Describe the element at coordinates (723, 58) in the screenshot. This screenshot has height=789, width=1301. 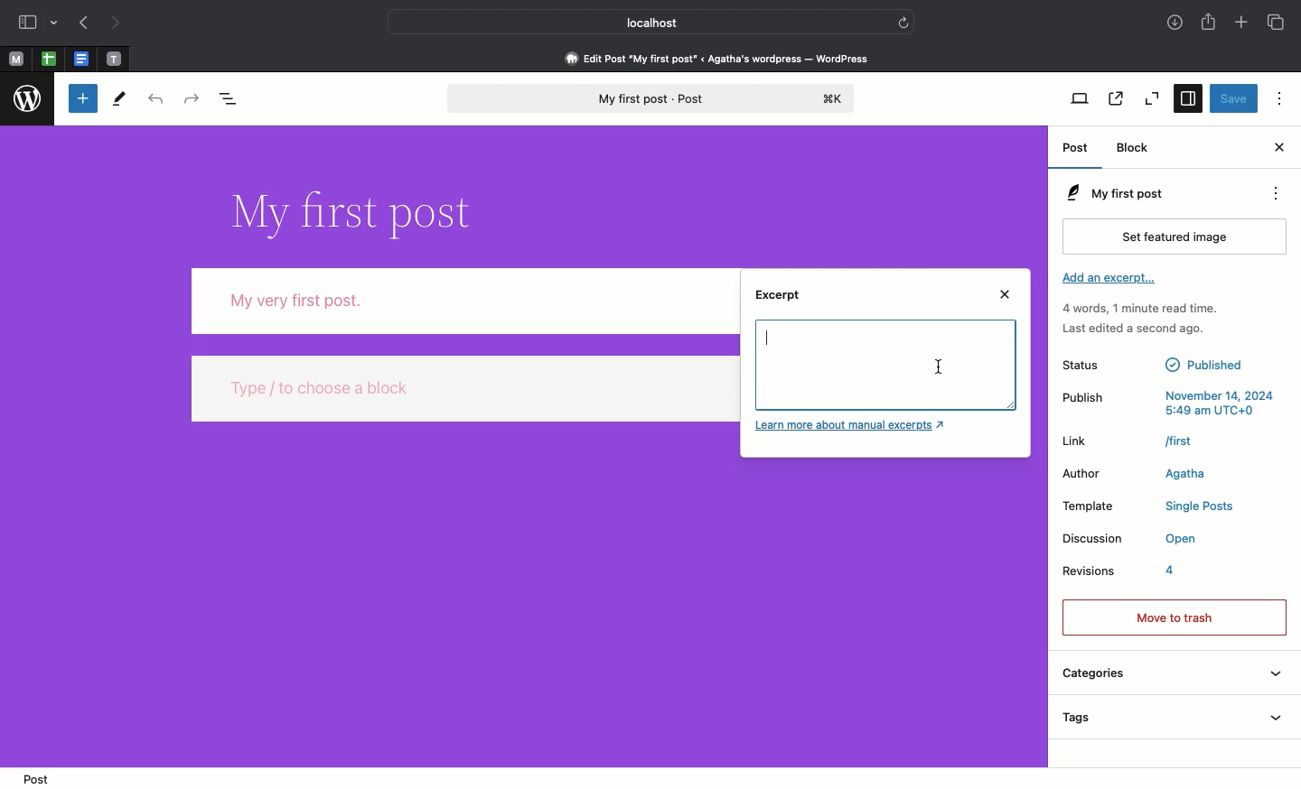
I see `Edit Post "My first post” « Agatha's wordpress — WordPress` at that location.